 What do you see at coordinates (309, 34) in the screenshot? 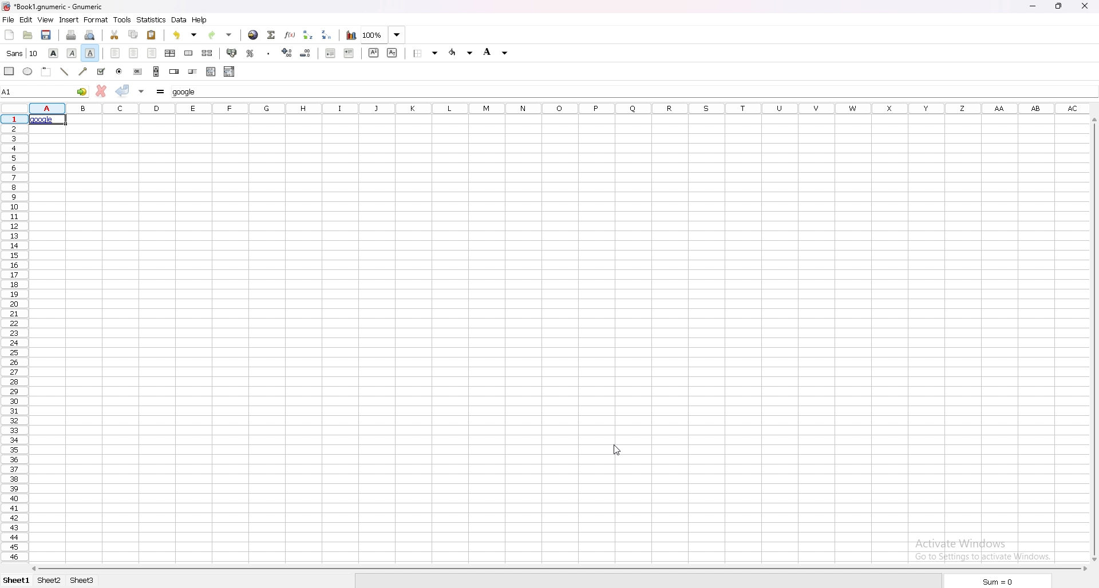
I see `sort ascending` at bounding box center [309, 34].